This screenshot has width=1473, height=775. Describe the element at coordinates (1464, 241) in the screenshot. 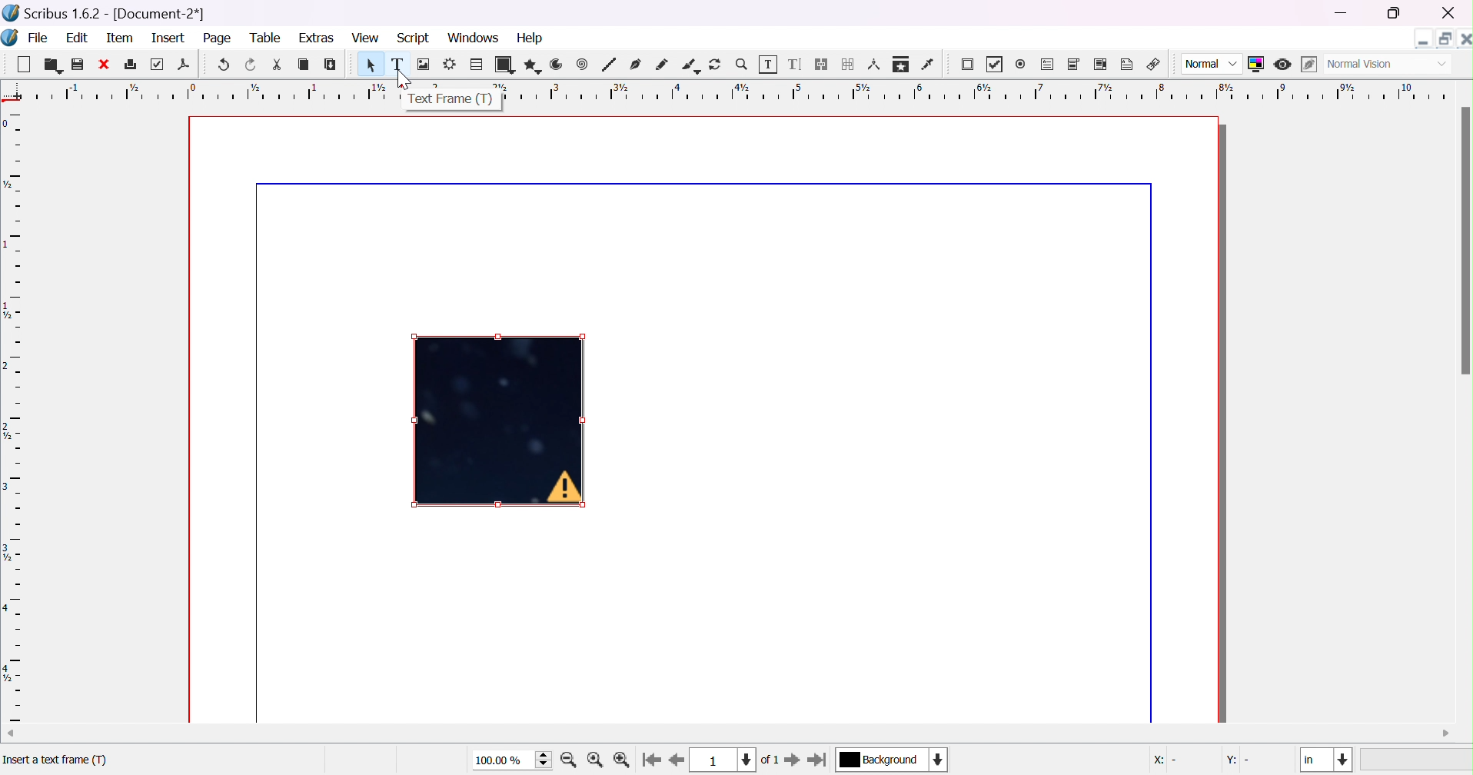

I see `scroll bar` at that location.